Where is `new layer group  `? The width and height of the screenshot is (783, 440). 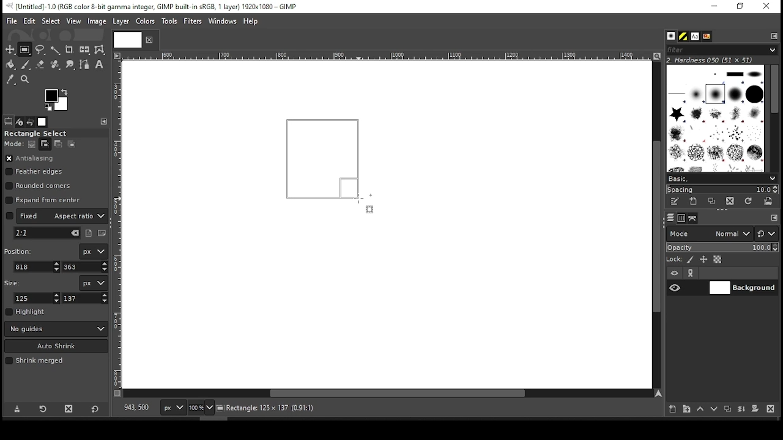
new layer group   is located at coordinates (686, 409).